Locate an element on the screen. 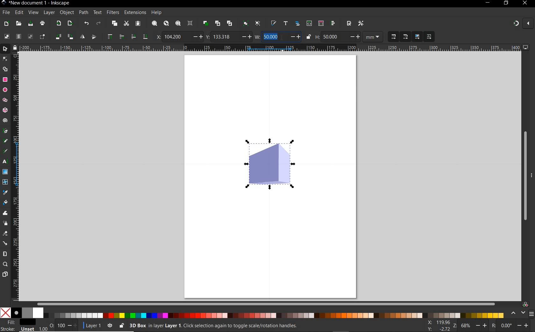  increase/decrease is located at coordinates (246, 37).